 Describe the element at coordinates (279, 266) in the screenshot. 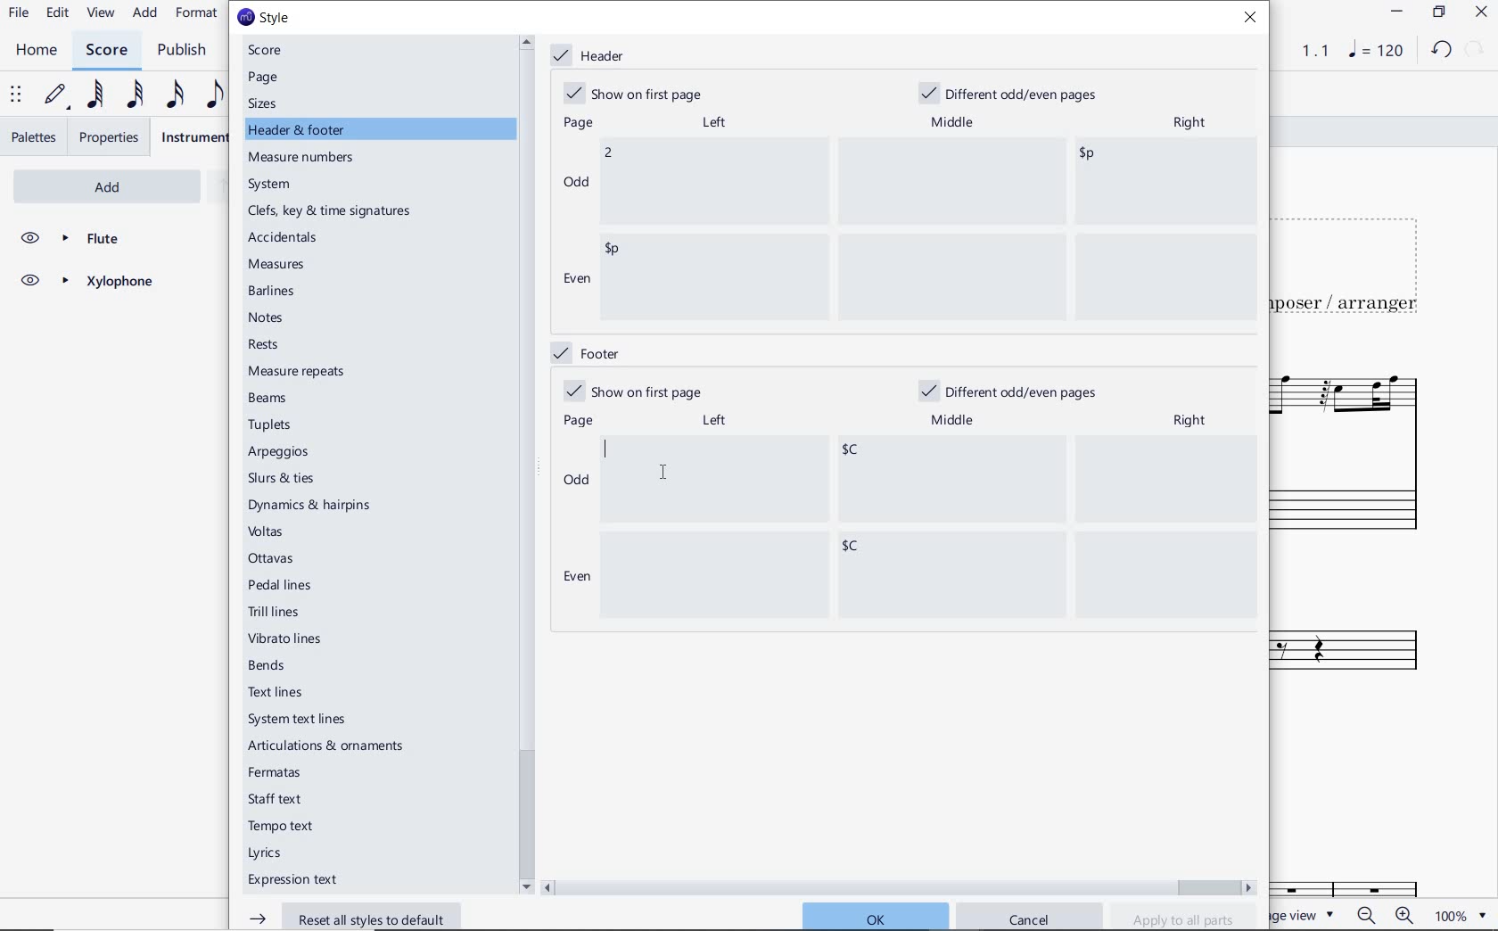

I see `measures` at that location.